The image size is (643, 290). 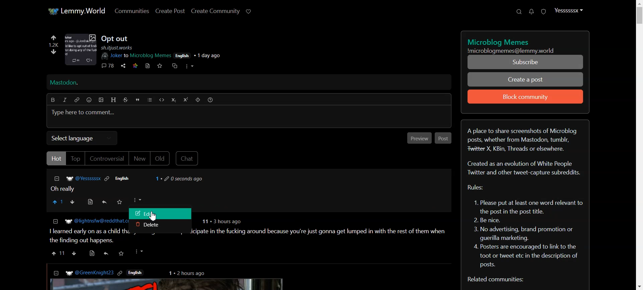 What do you see at coordinates (159, 66) in the screenshot?
I see `save` at bounding box center [159, 66].